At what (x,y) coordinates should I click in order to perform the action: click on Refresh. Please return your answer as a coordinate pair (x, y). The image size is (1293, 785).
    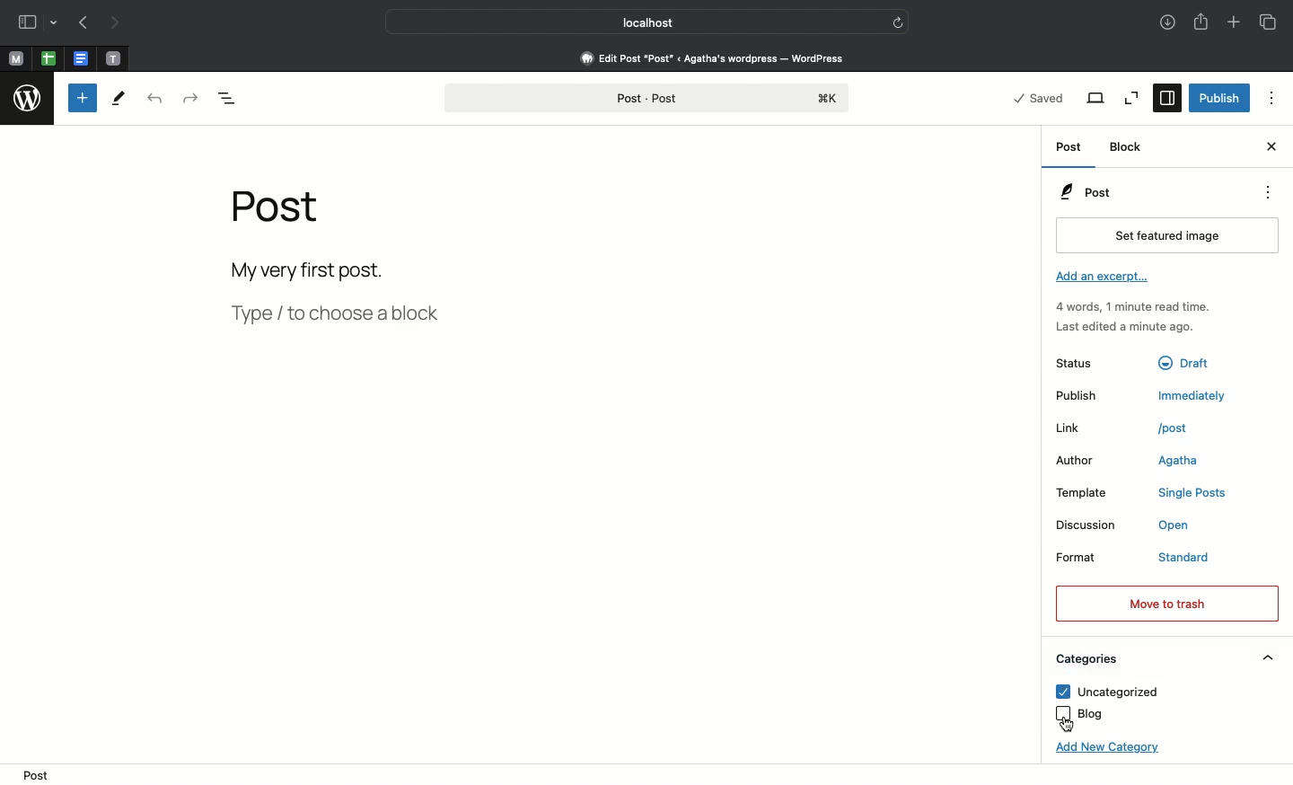
    Looking at the image, I should click on (898, 22).